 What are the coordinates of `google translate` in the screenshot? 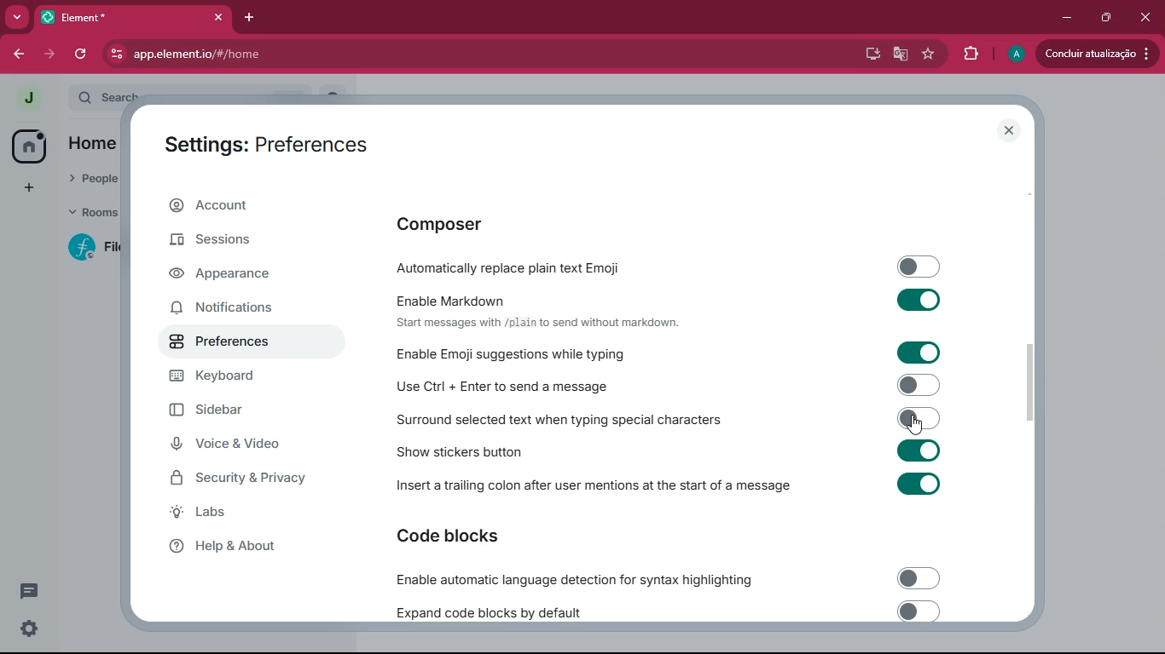 It's located at (899, 55).